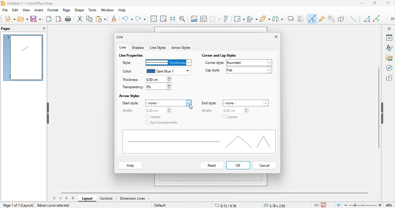  I want to click on fit to the current page, so click(338, 205).